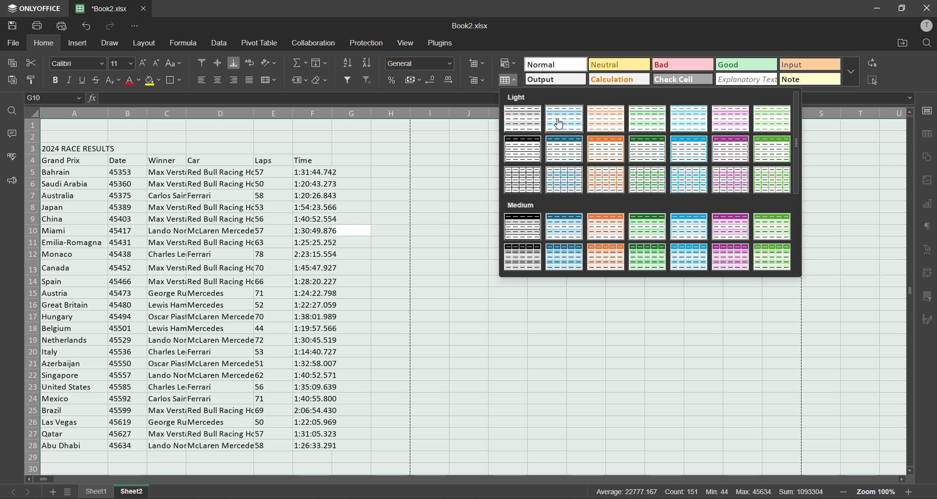 The width and height of the screenshot is (937, 499). Describe the element at coordinates (803, 492) in the screenshot. I see `sum` at that location.